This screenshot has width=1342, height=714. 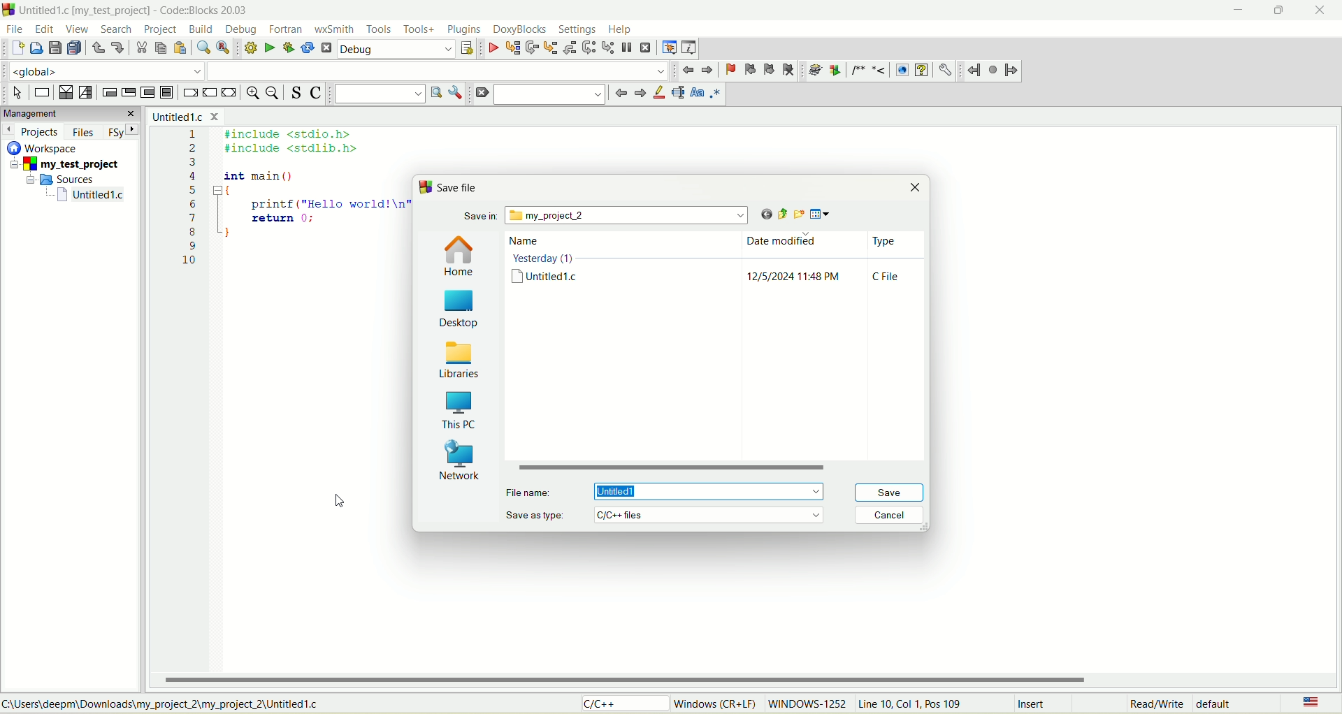 I want to click on toggle bookmark, so click(x=729, y=70).